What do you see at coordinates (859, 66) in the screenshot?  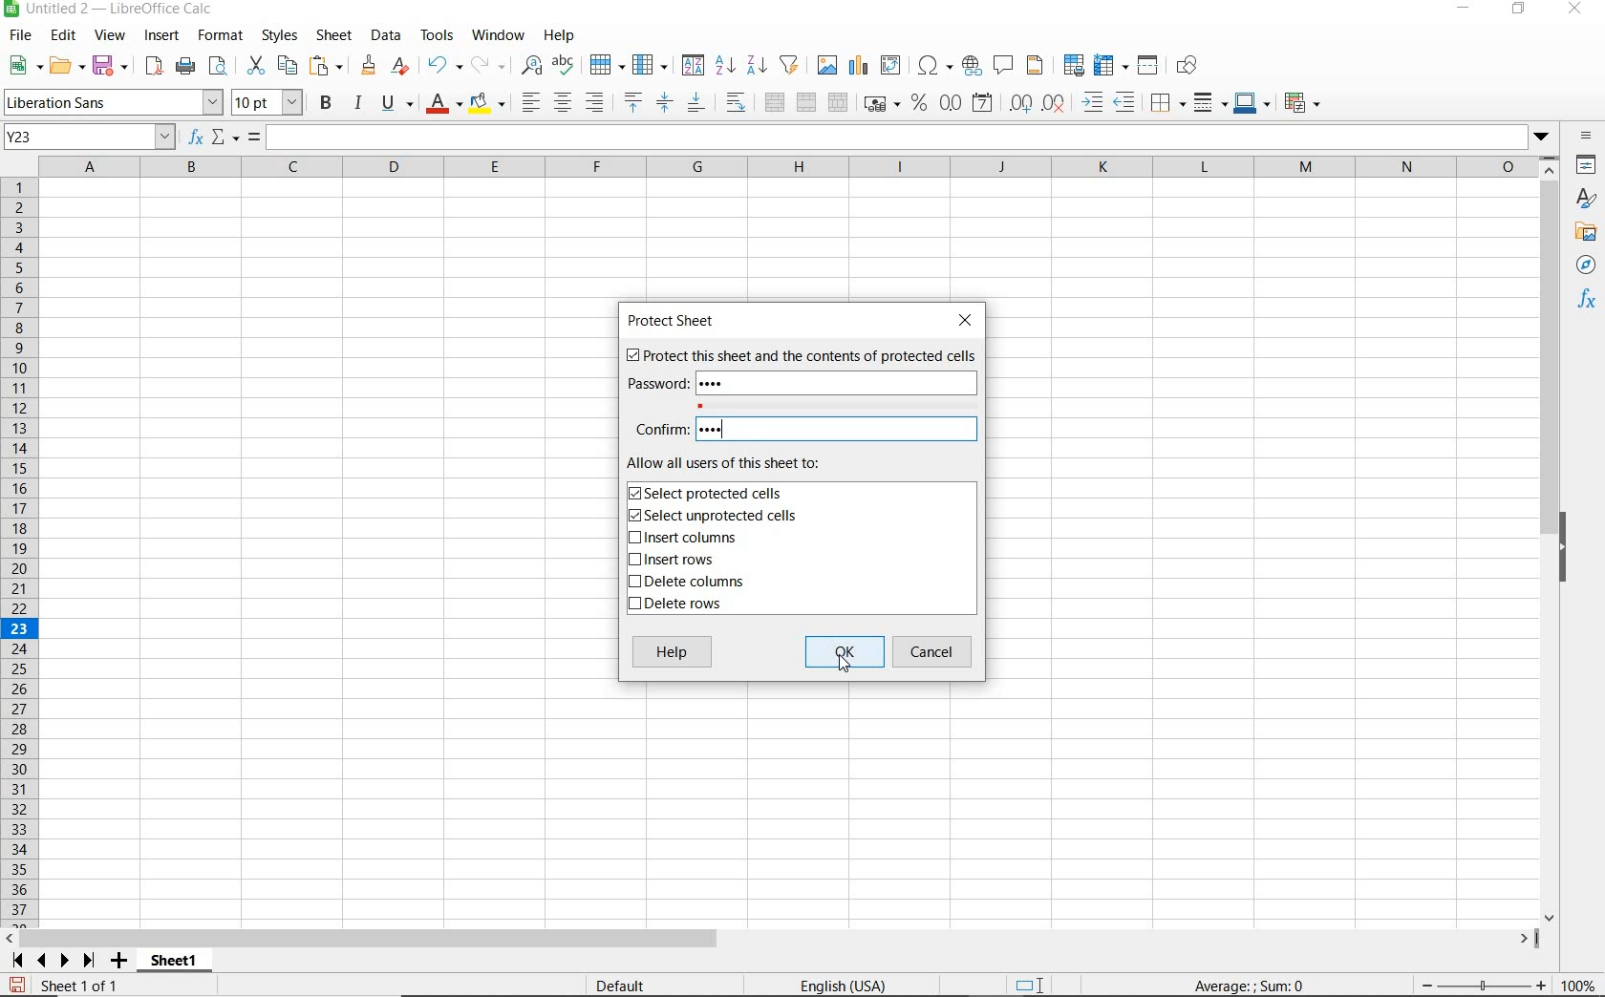 I see `INSERT CHART` at bounding box center [859, 66].